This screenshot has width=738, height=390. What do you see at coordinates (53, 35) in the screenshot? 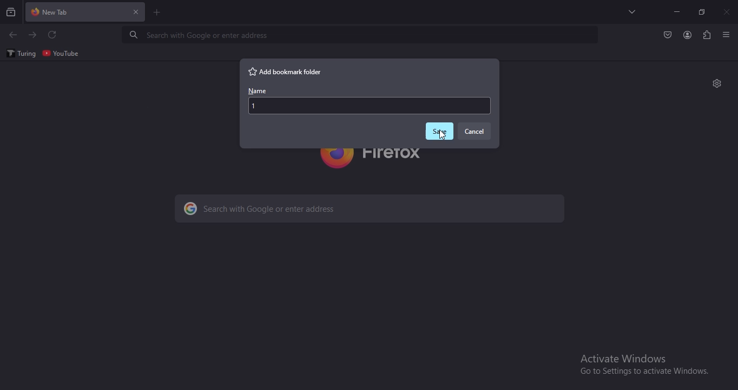
I see `refresh` at bounding box center [53, 35].